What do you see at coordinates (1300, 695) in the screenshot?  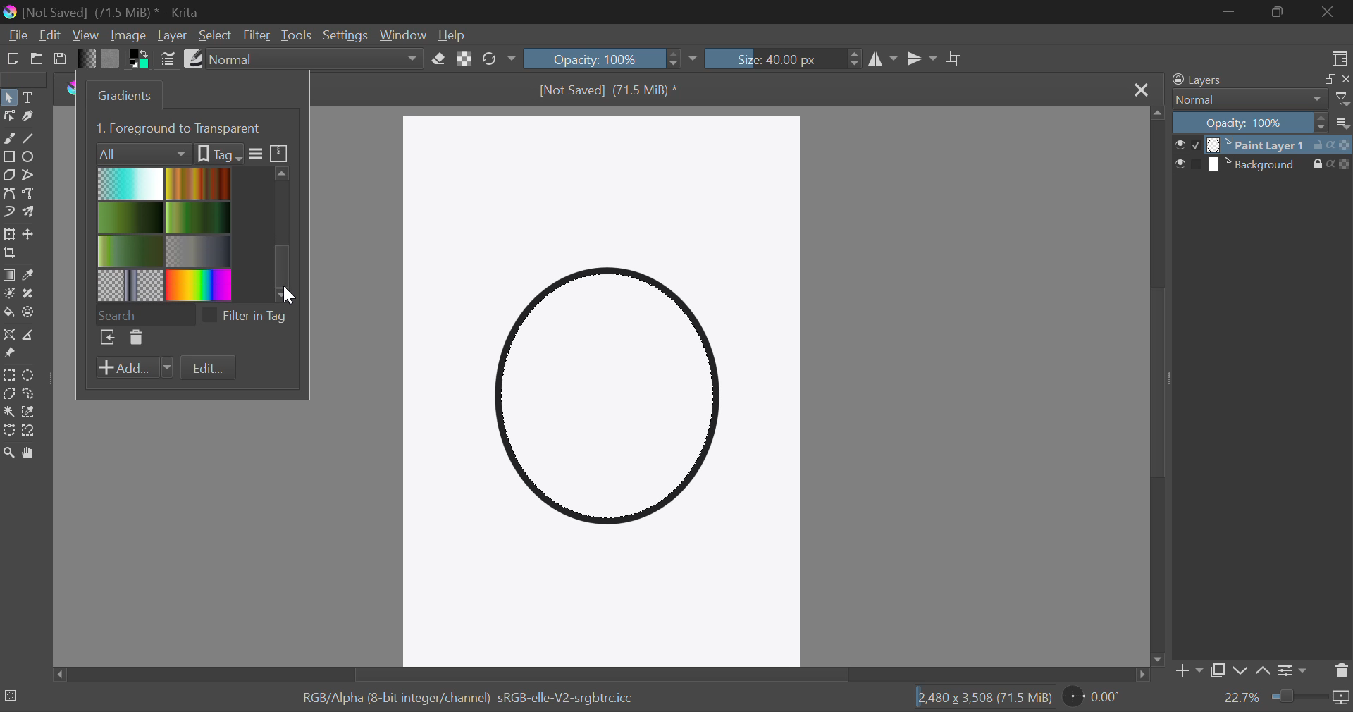 I see `zoom slider` at bounding box center [1300, 695].